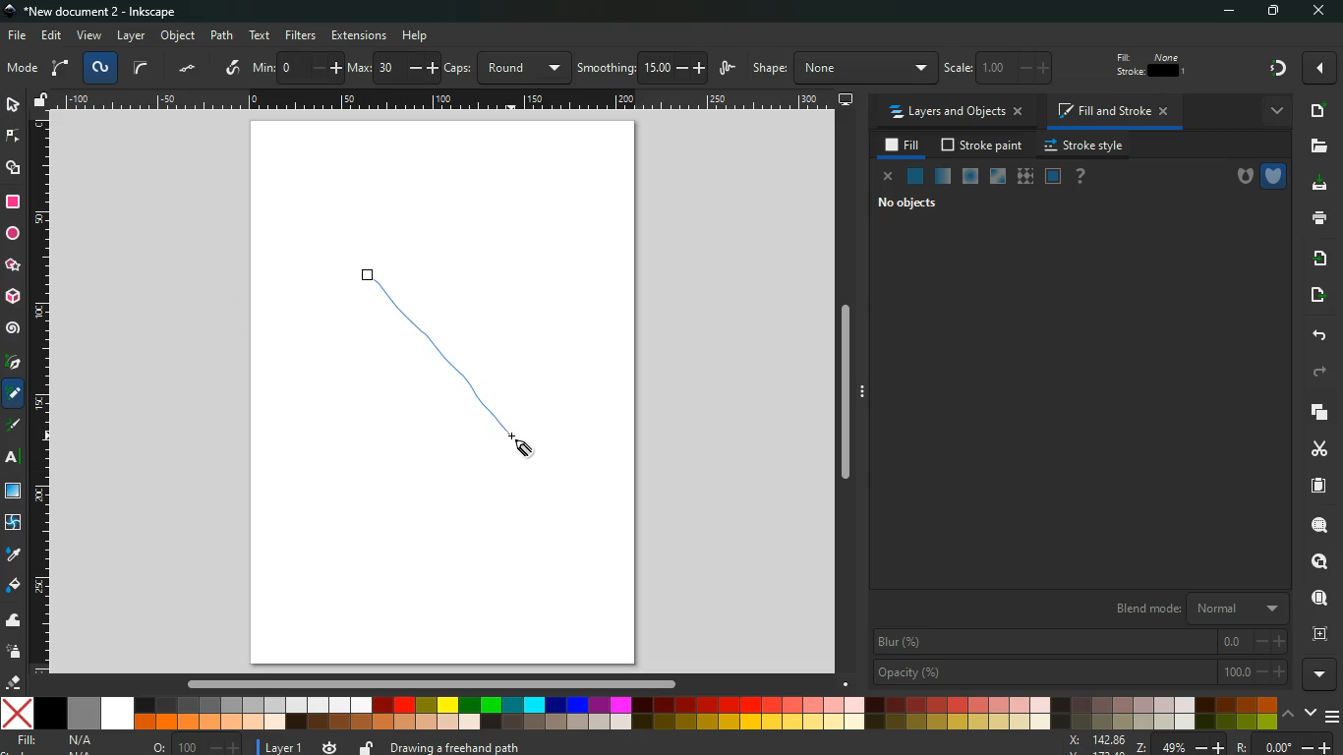 The width and height of the screenshot is (1343, 755). Describe the element at coordinates (1314, 146) in the screenshot. I see `files` at that location.